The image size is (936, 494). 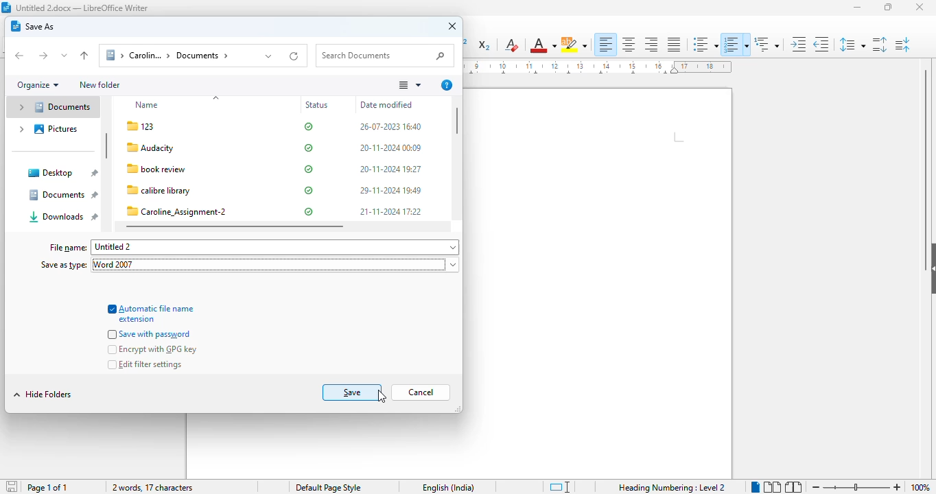 What do you see at coordinates (151, 334) in the screenshot?
I see `save with password` at bounding box center [151, 334].